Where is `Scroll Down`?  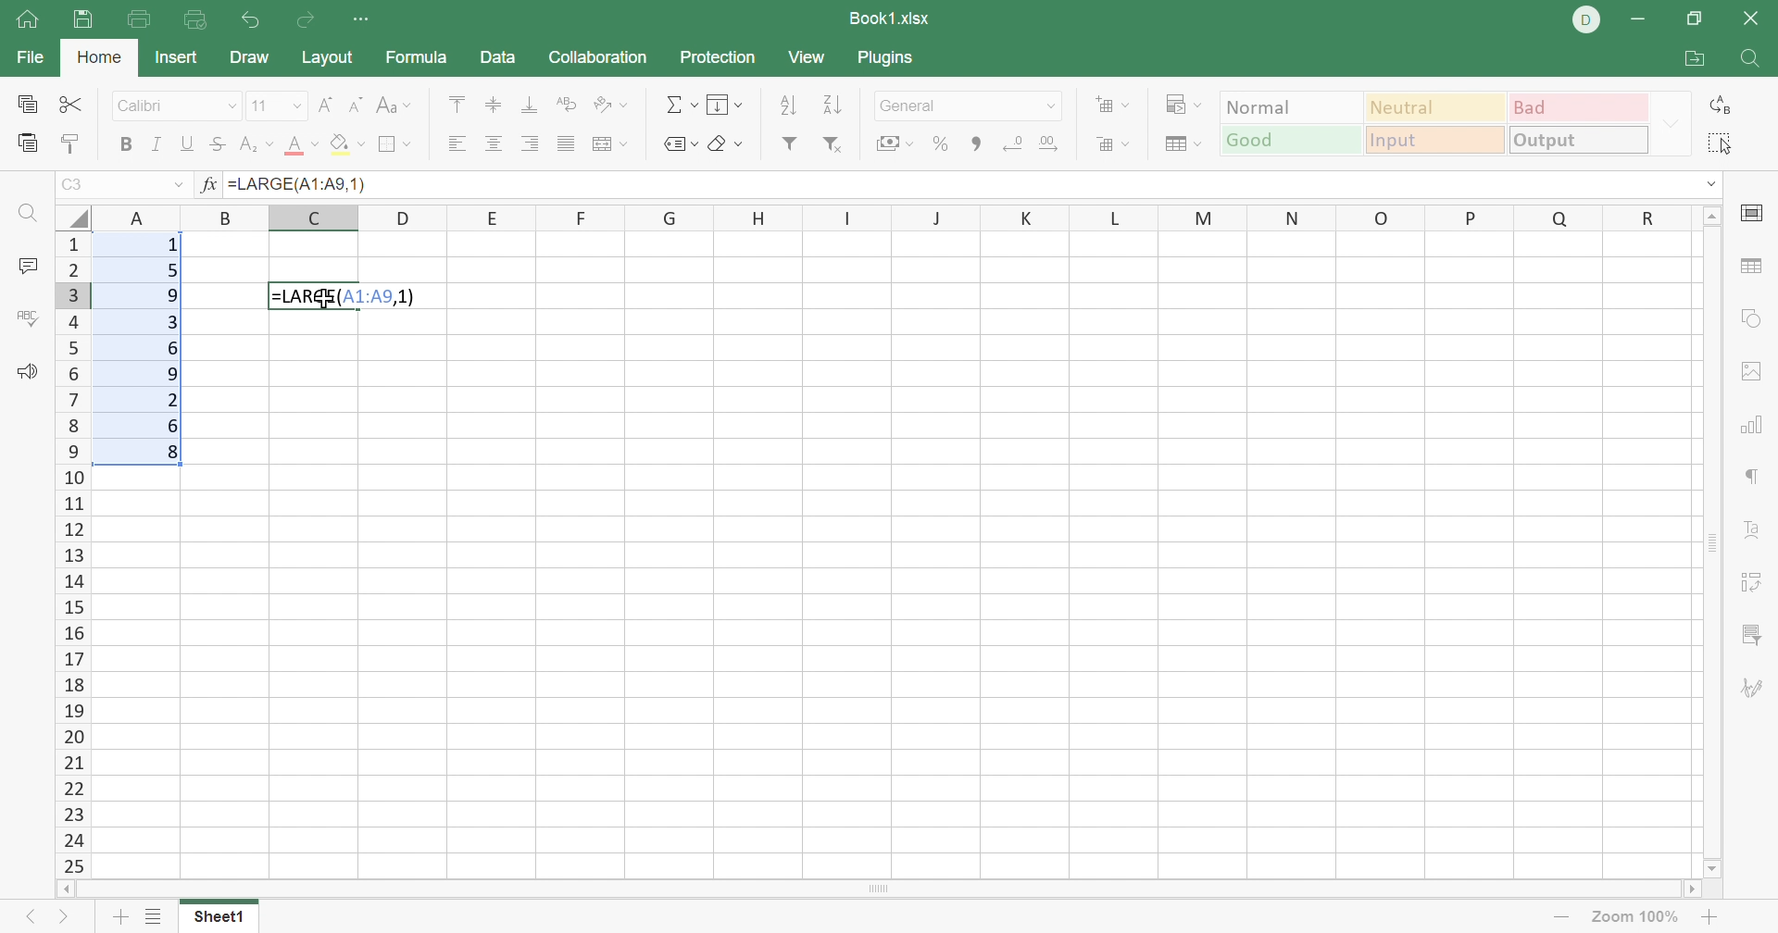
Scroll Down is located at coordinates (1704, 865).